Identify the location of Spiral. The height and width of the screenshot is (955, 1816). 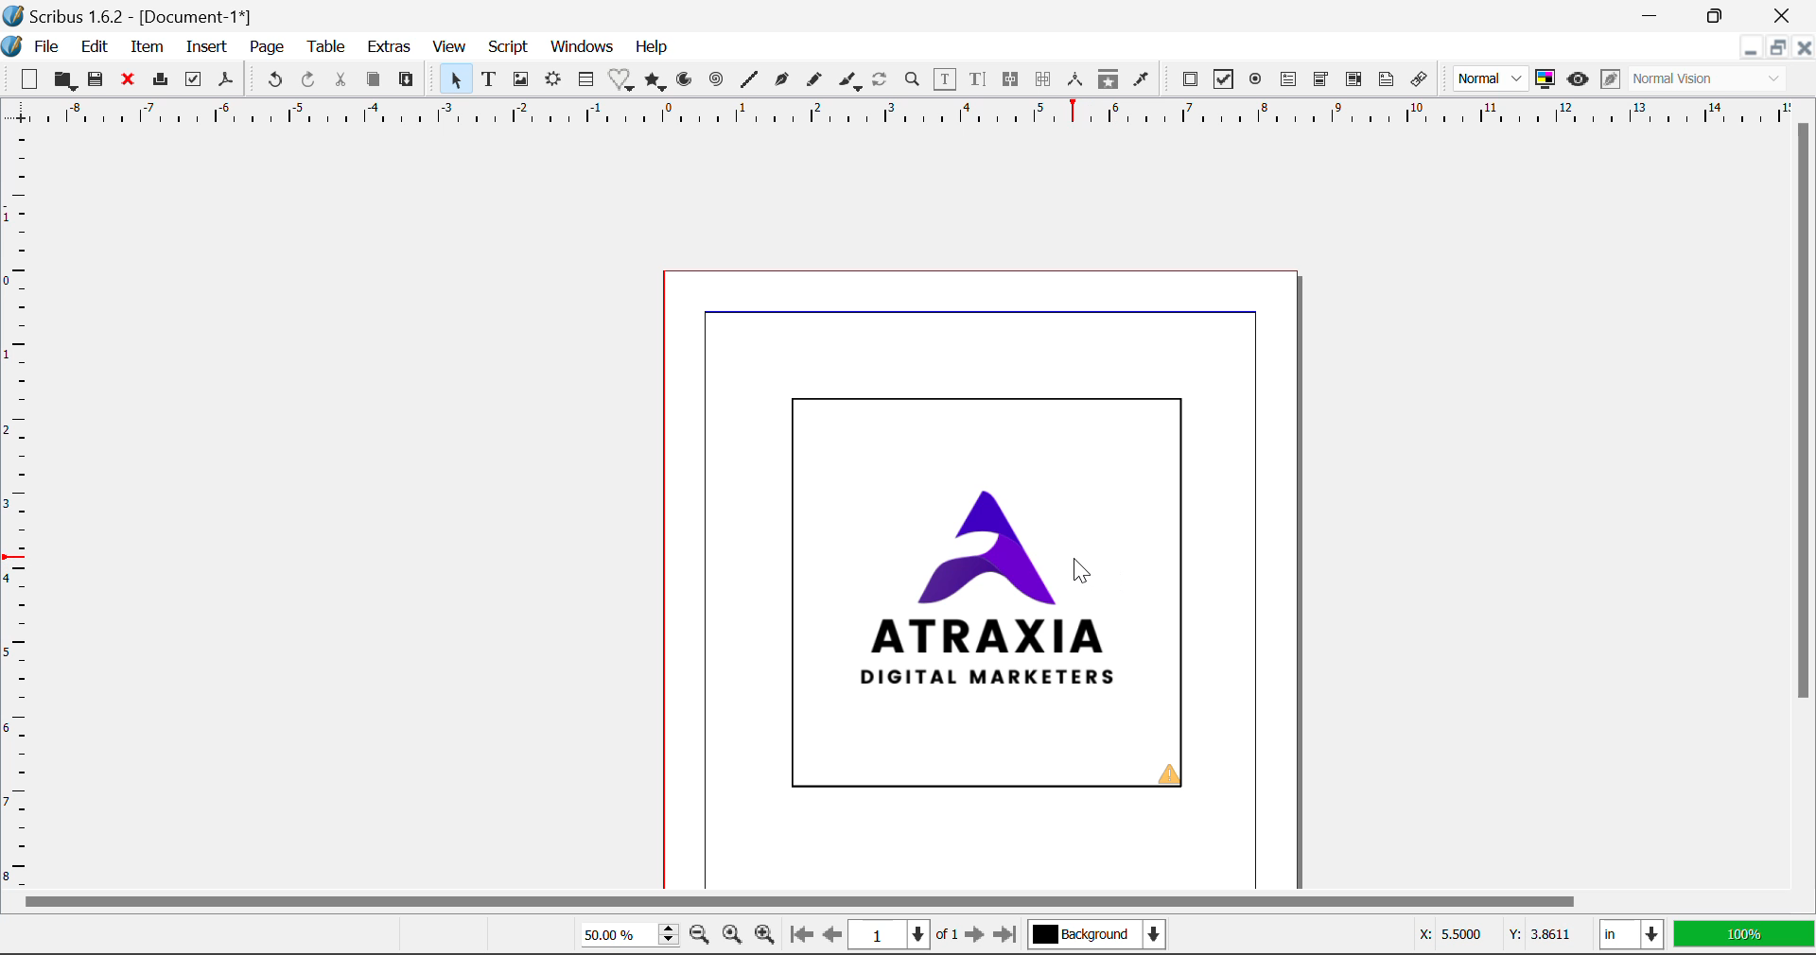
(719, 83).